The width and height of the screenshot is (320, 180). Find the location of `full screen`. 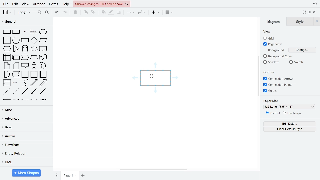

full screen is located at coordinates (304, 12).